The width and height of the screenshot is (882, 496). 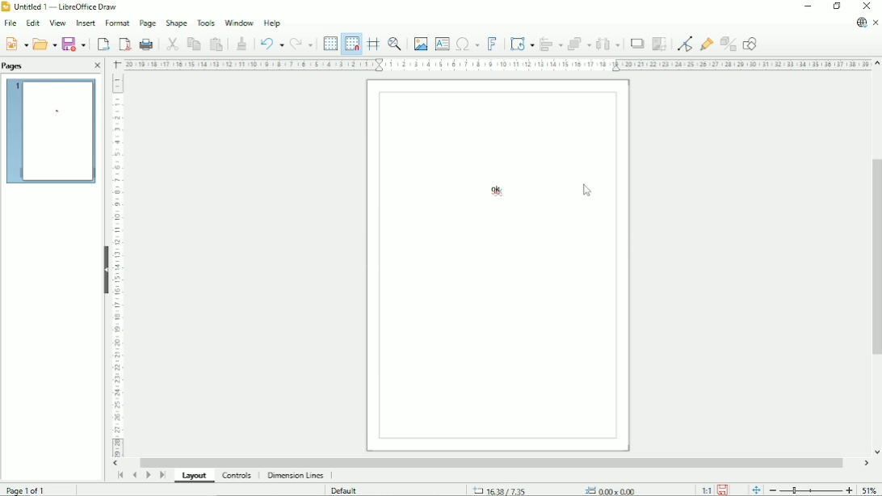 I want to click on 0.00x0.00, so click(x=613, y=490).